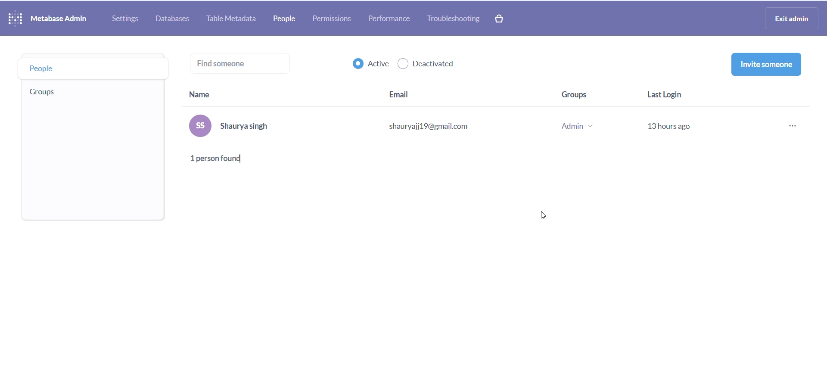 The height and width of the screenshot is (392, 827). Describe the element at coordinates (126, 18) in the screenshot. I see `settings` at that location.